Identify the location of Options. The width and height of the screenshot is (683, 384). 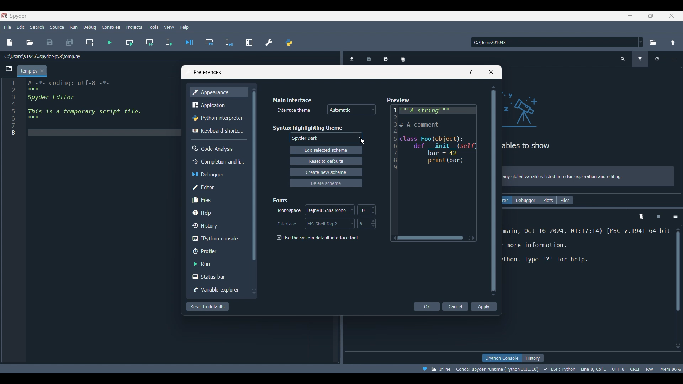
(676, 217).